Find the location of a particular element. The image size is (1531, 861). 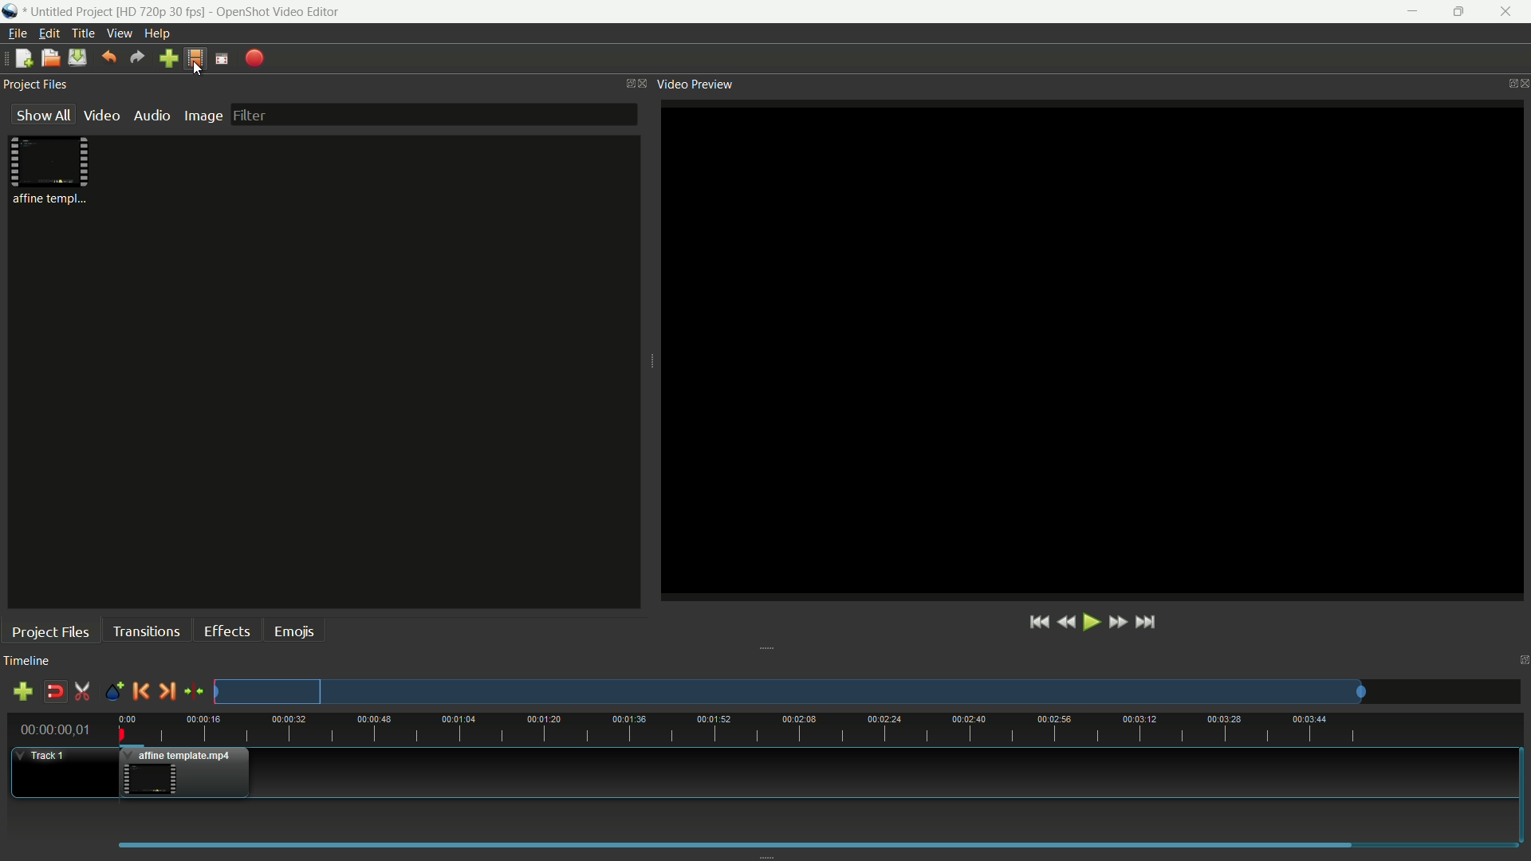

image is located at coordinates (202, 116).